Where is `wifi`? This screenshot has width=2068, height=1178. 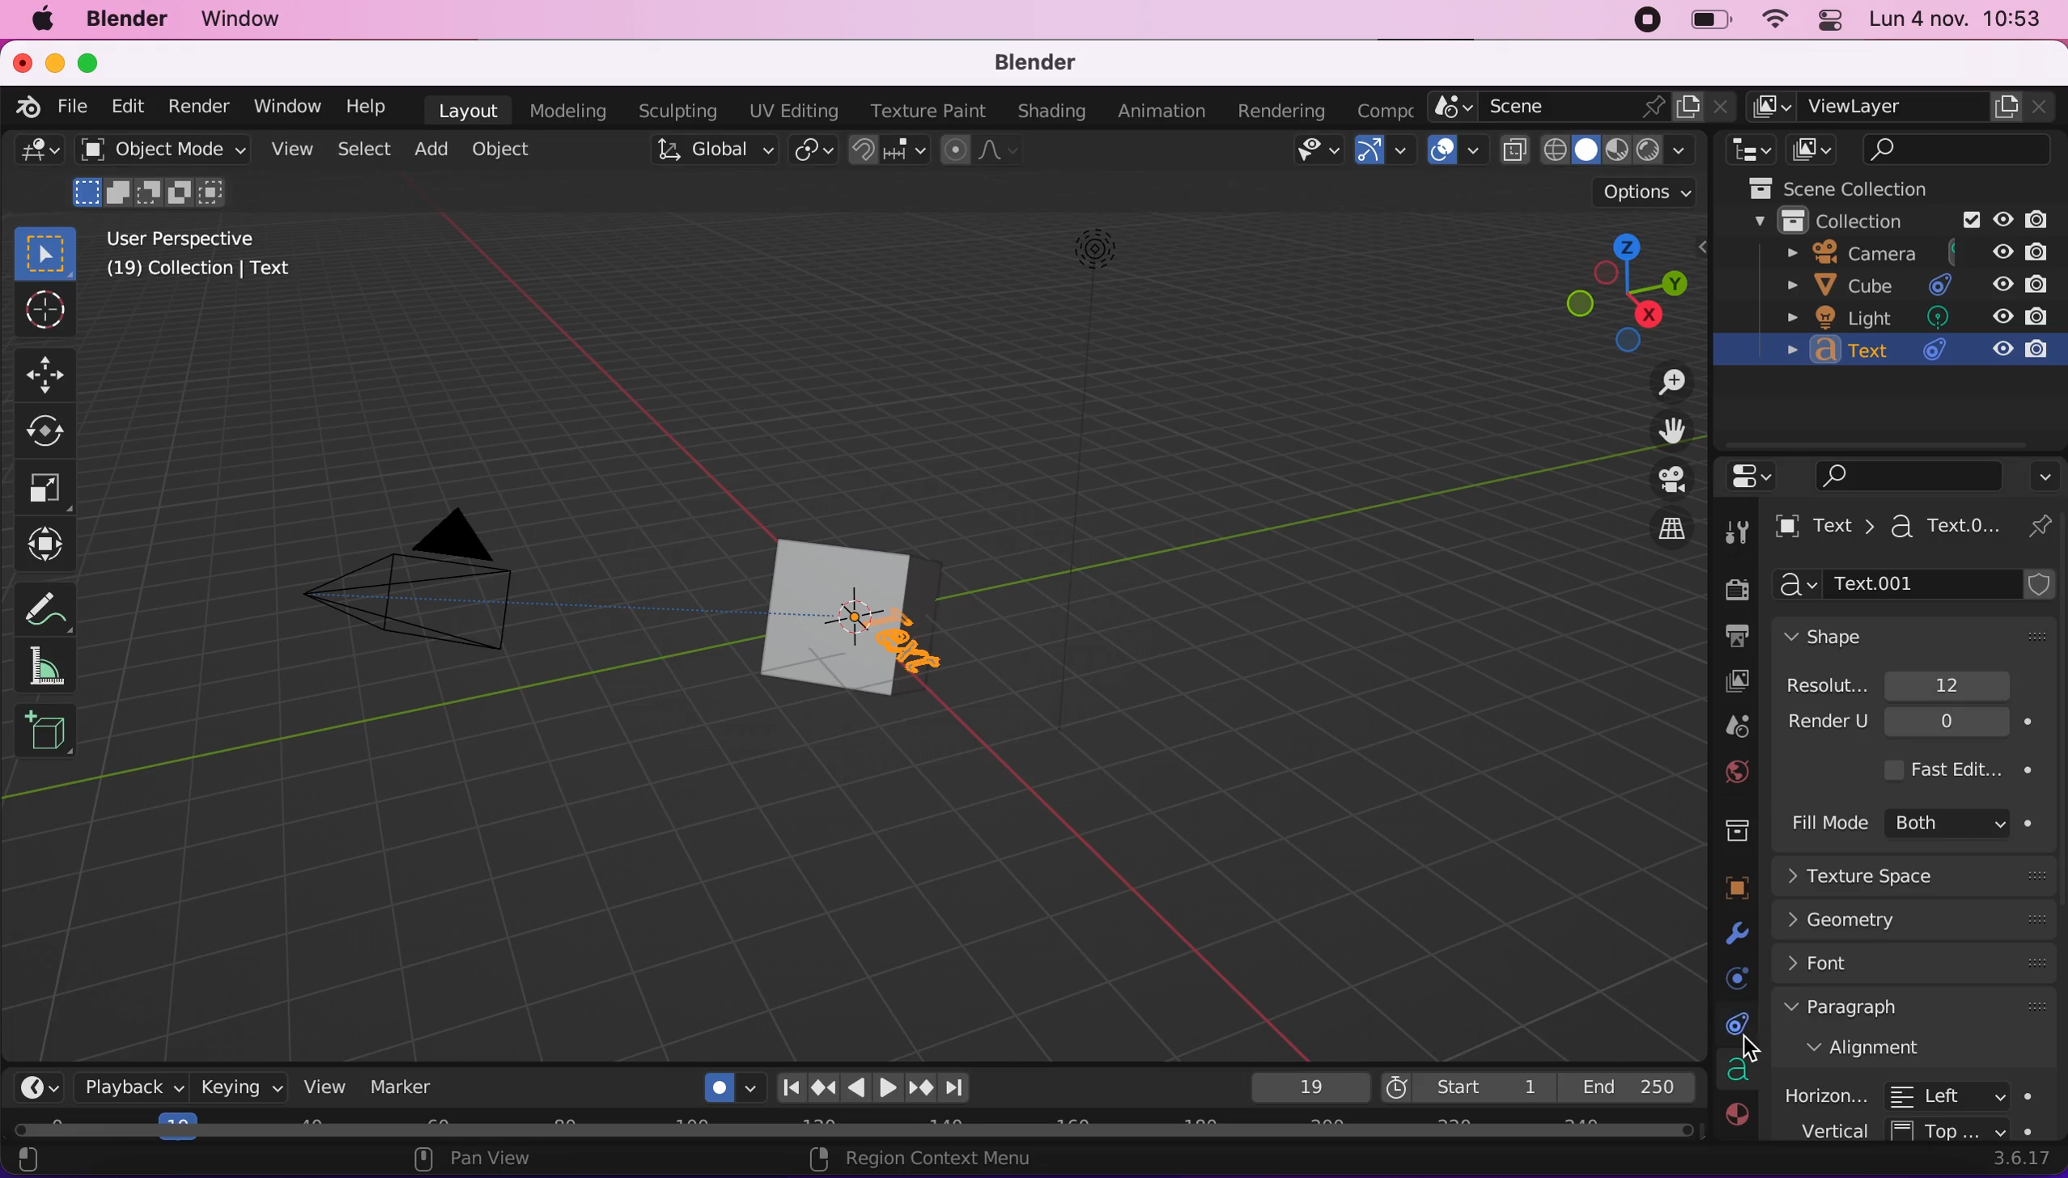
wifi is located at coordinates (1775, 22).